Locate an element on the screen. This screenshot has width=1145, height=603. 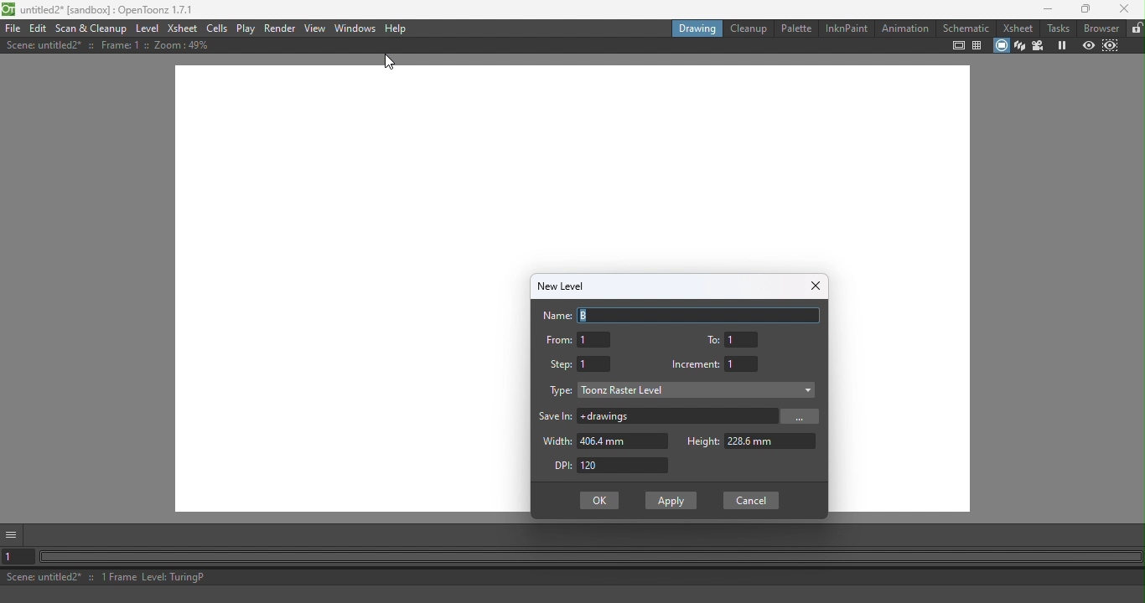
Maximize is located at coordinates (1082, 10).